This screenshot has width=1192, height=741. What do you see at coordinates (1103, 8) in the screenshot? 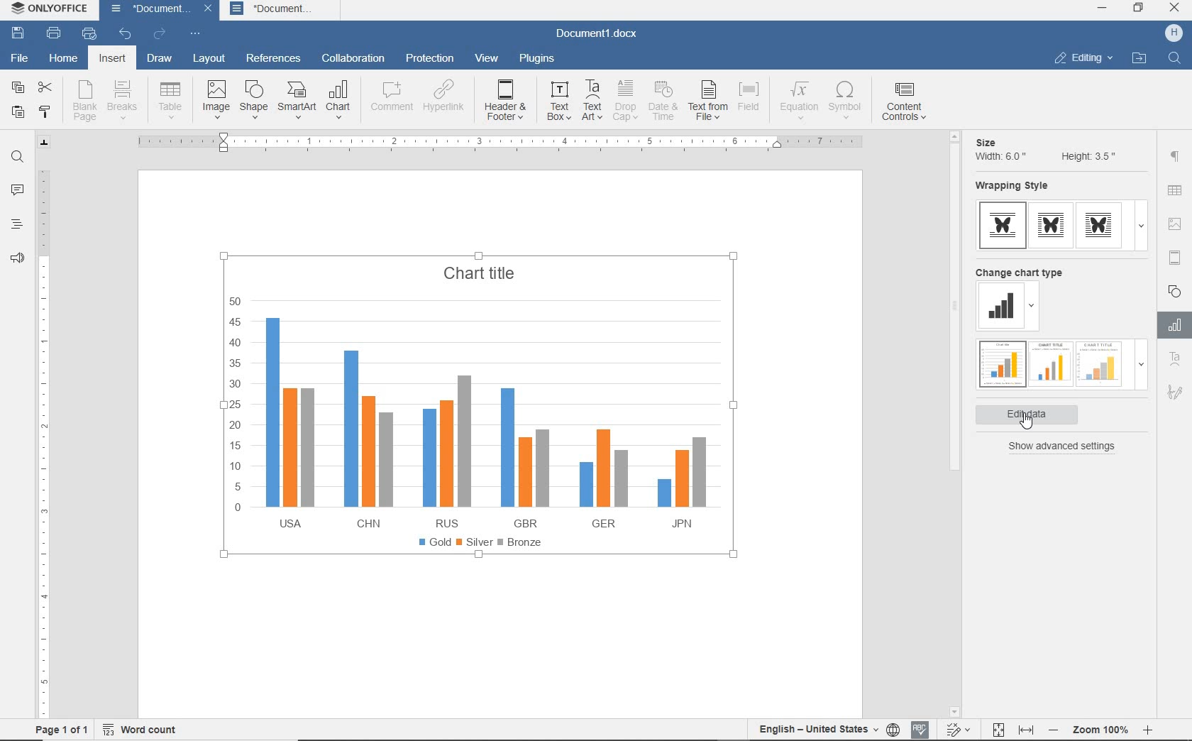
I see `minimize` at bounding box center [1103, 8].